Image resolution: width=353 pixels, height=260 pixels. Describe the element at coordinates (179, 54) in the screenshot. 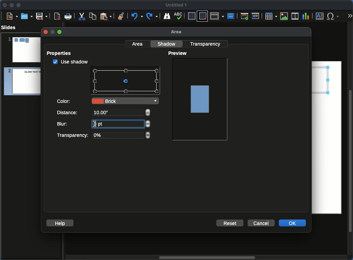

I see `Preview` at that location.